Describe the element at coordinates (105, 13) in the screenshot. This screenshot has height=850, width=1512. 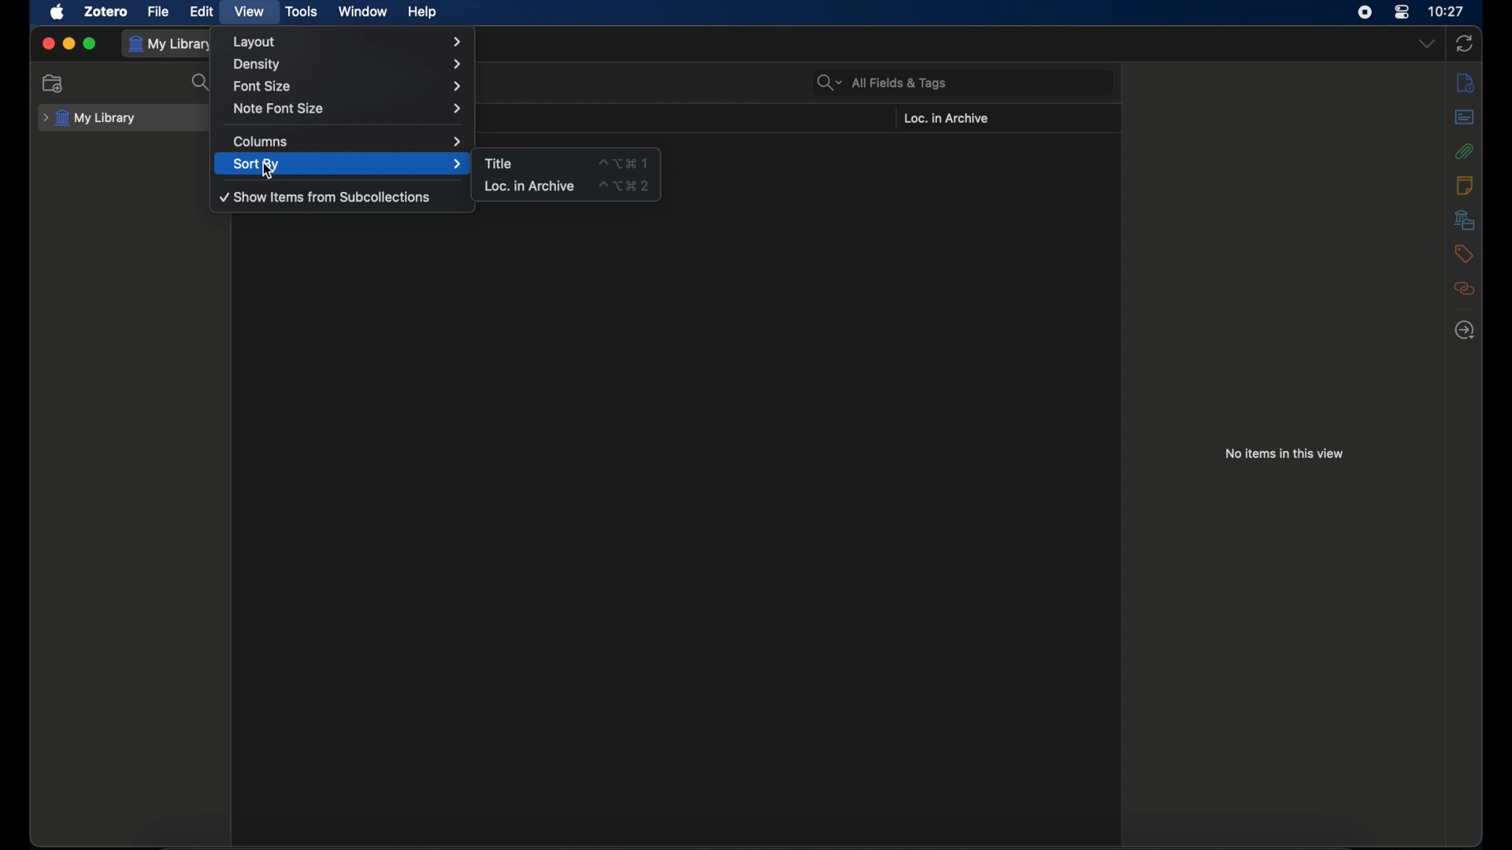
I see `zotero` at that location.